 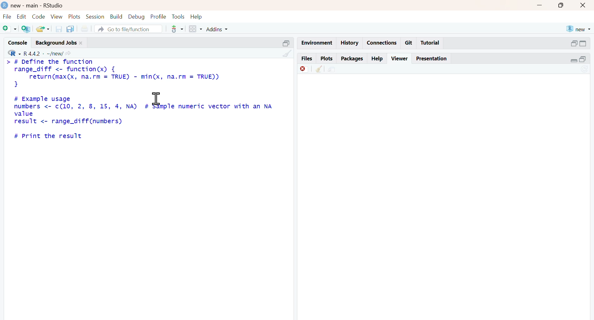 I want to click on code, so click(x=39, y=17).